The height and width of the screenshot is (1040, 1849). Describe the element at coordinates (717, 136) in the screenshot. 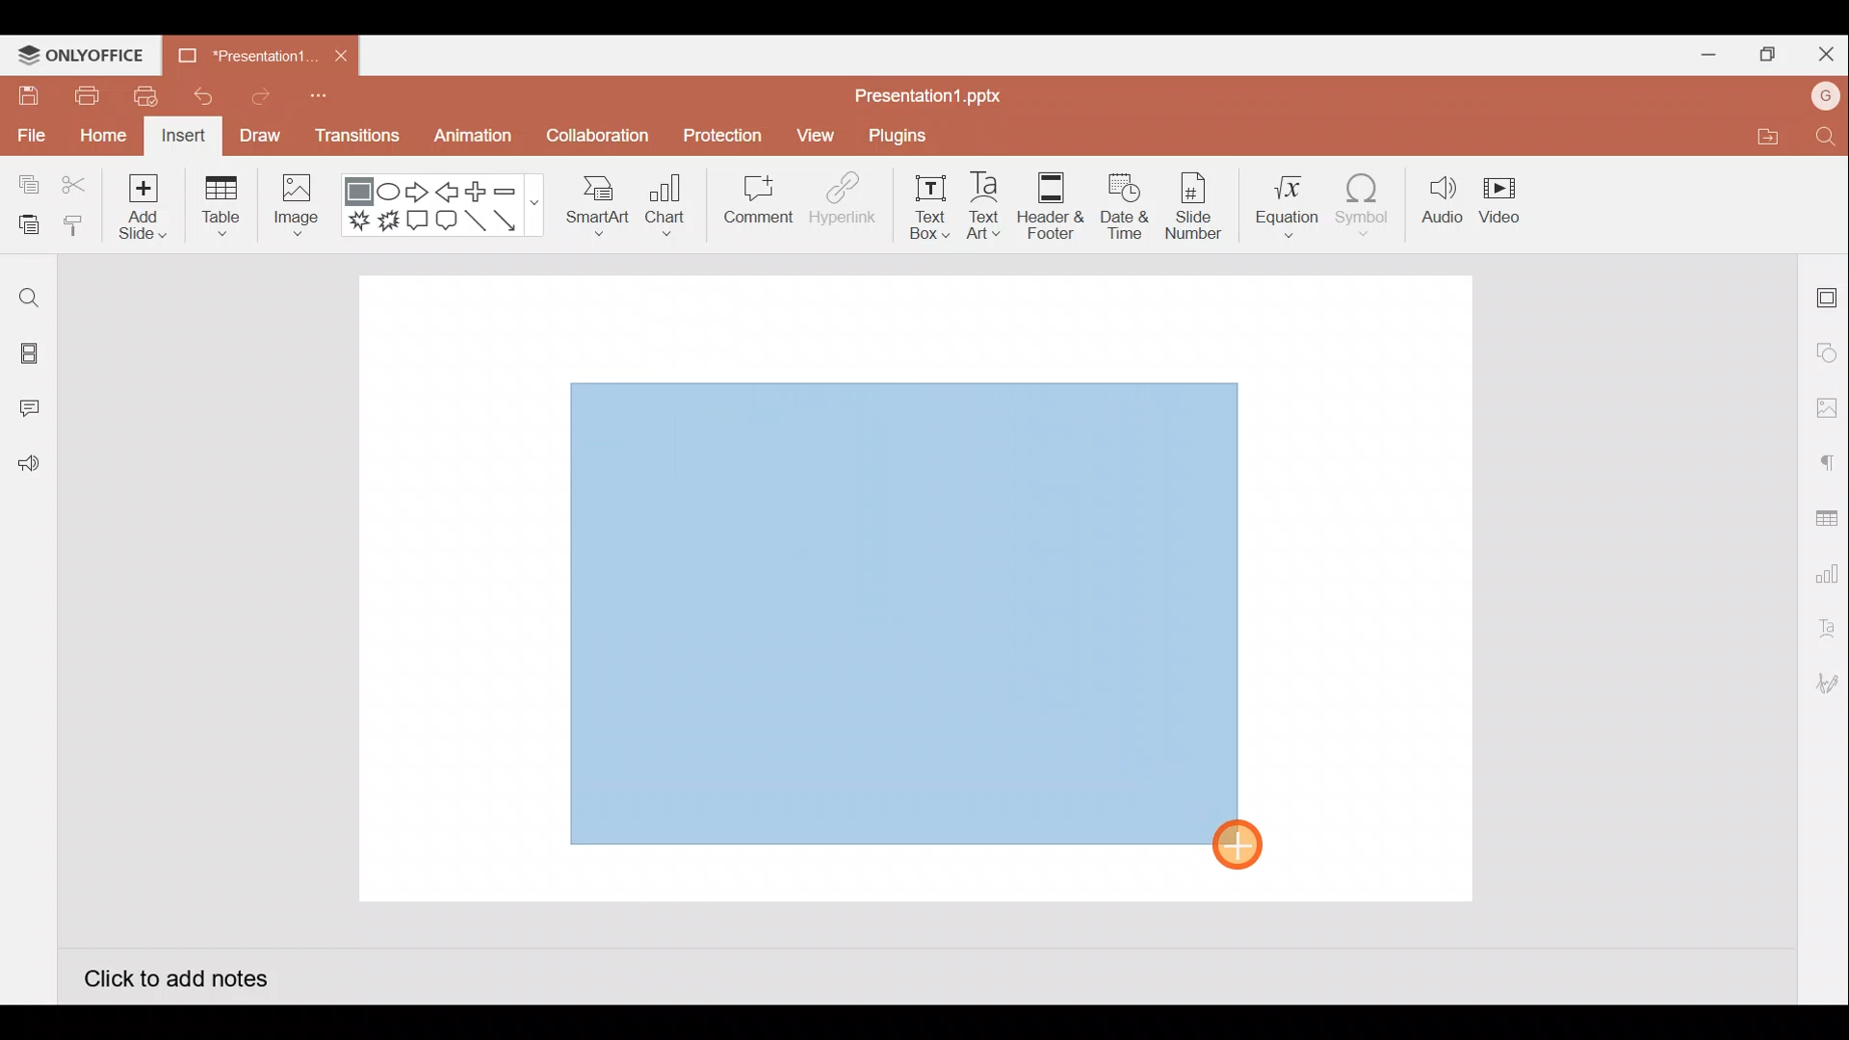

I see `Protection` at that location.